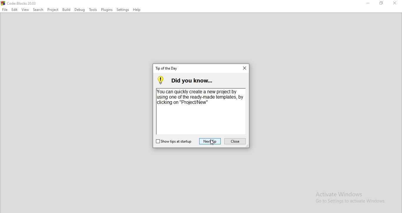 This screenshot has width=402, height=213. Describe the element at coordinates (382, 4) in the screenshot. I see `Restore` at that location.